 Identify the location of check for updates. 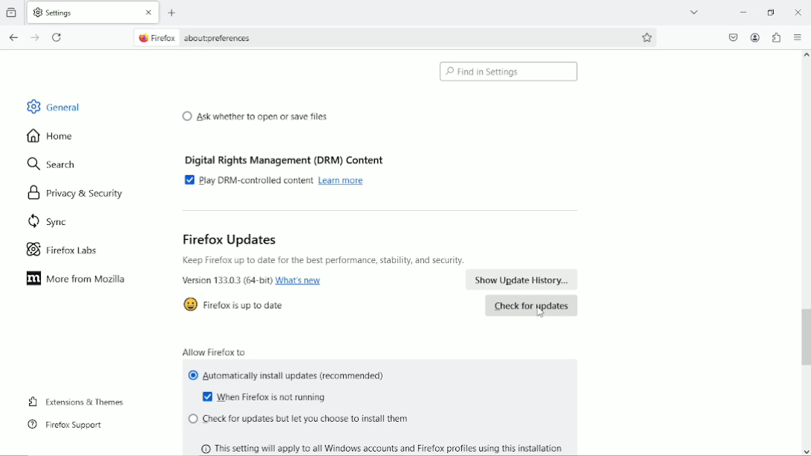
(531, 306).